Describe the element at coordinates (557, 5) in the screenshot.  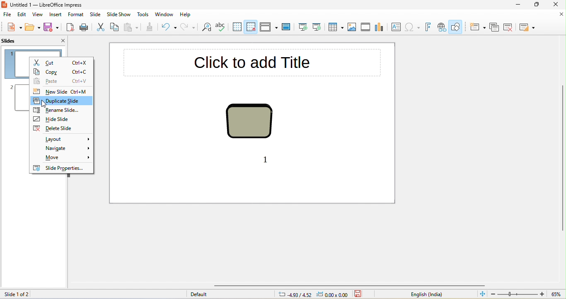
I see `close` at that location.